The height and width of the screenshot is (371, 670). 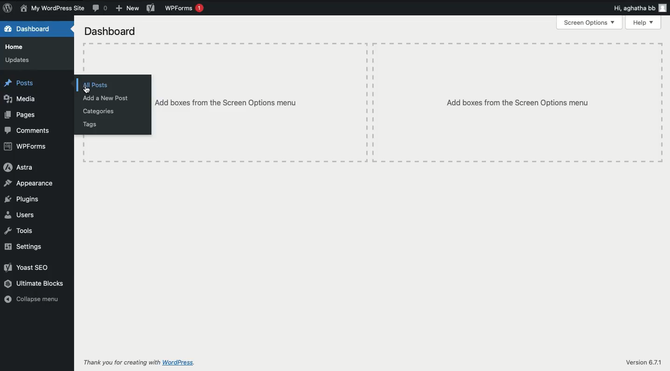 I want to click on New, so click(x=128, y=8).